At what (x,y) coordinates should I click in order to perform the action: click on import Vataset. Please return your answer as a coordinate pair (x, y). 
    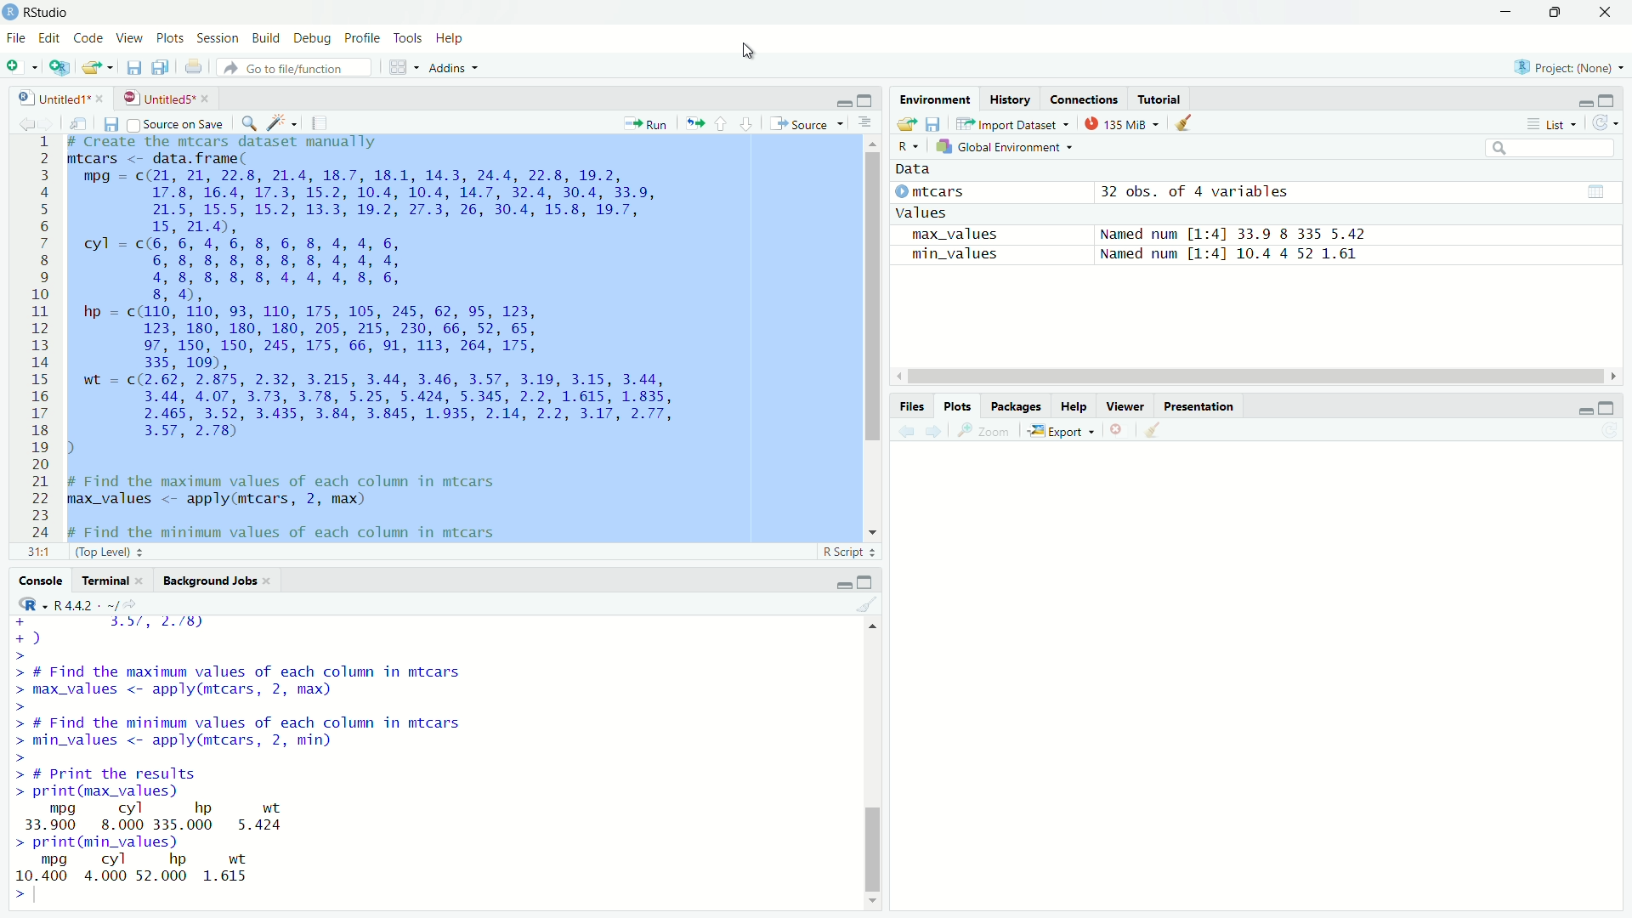
    Looking at the image, I should click on (1013, 123).